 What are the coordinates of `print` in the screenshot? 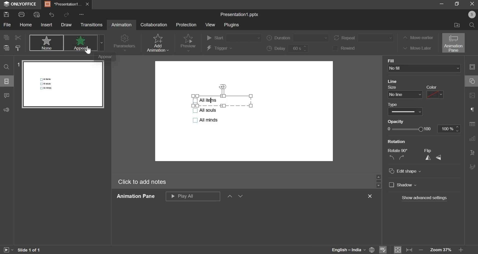 It's located at (22, 14).